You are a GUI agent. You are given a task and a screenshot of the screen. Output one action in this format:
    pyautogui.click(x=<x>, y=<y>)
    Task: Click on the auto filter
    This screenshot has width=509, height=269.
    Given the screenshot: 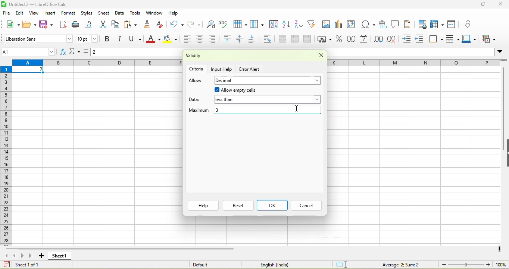 What is the action you would take?
    pyautogui.click(x=313, y=24)
    